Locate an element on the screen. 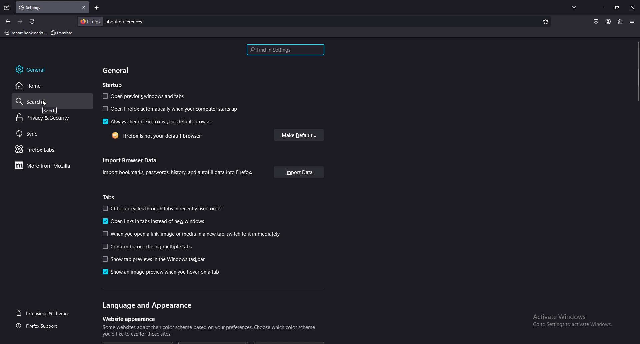  resize is located at coordinates (617, 7).